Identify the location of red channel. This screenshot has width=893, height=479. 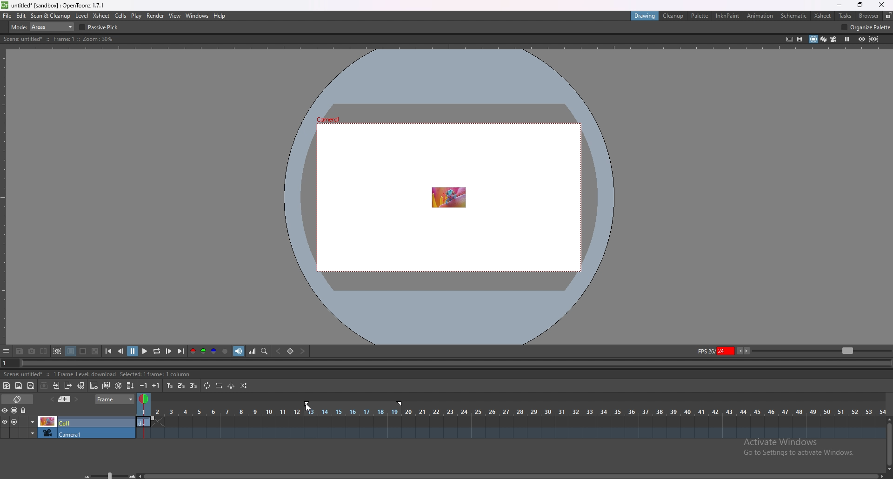
(193, 351).